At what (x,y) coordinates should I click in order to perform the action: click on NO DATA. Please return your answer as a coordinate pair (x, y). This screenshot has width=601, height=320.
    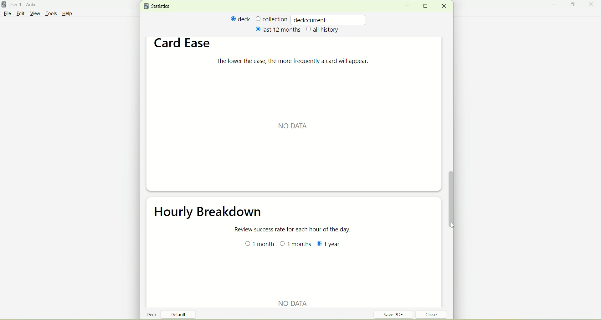
    Looking at the image, I should click on (295, 126).